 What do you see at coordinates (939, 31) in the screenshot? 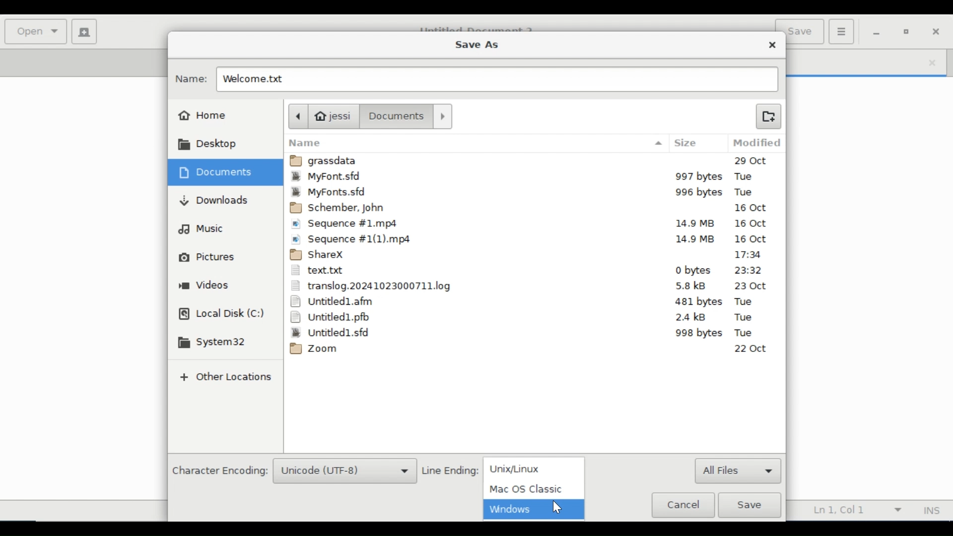
I see `Close` at bounding box center [939, 31].